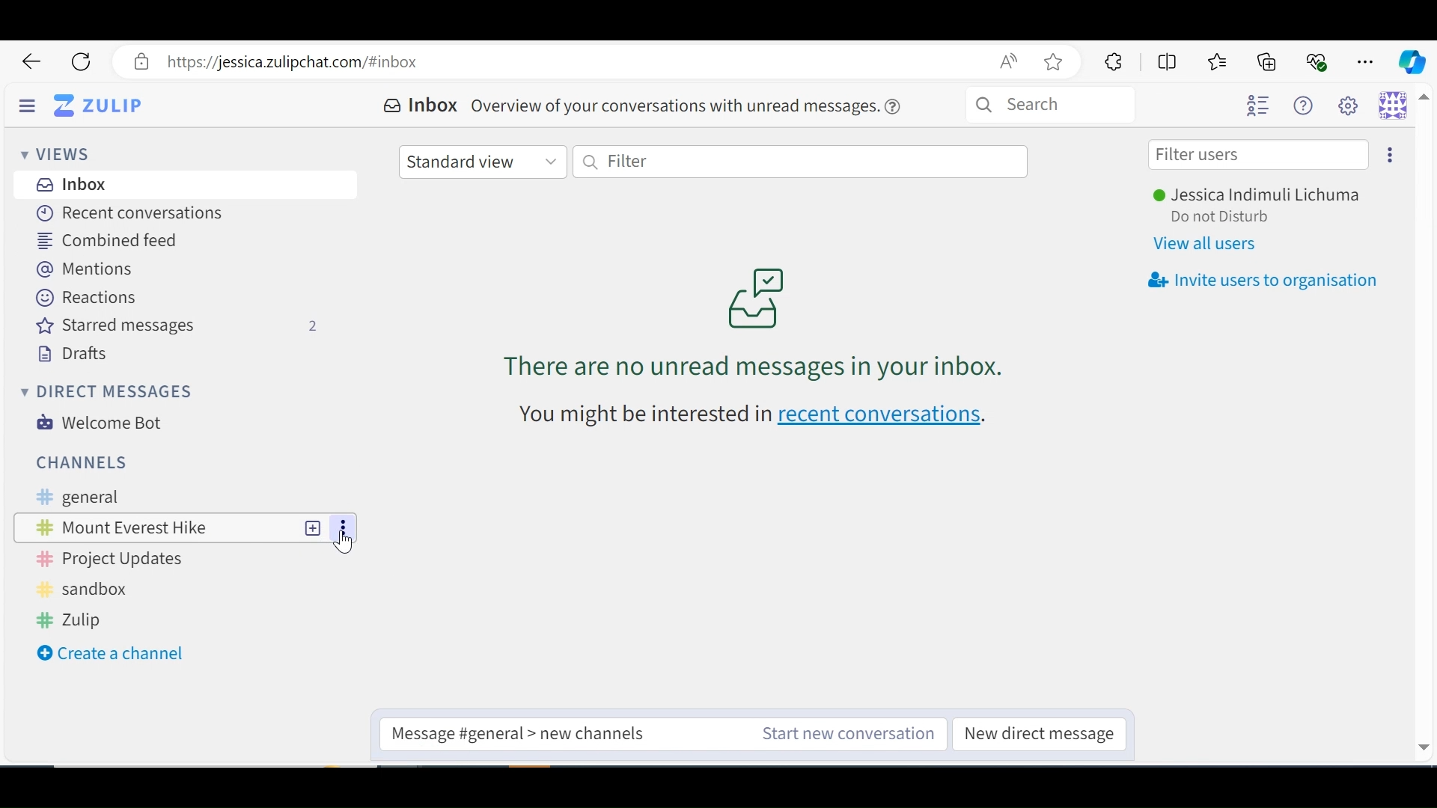 This screenshot has width=1437, height=808. I want to click on overview, so click(692, 105).